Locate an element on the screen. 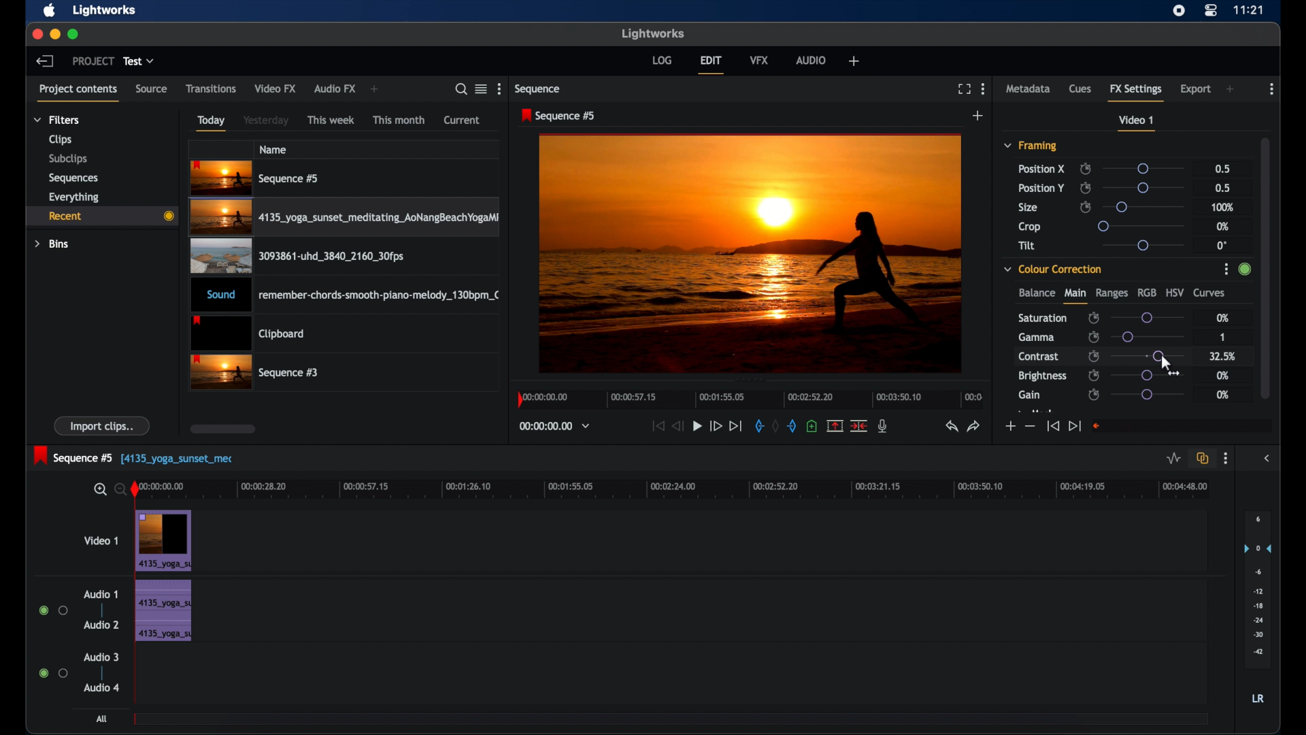 The width and height of the screenshot is (1306, 735). log is located at coordinates (661, 59).